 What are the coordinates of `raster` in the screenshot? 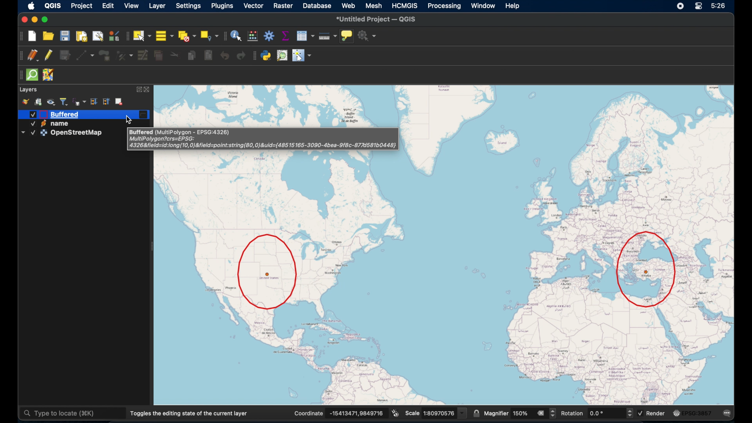 It's located at (282, 5).